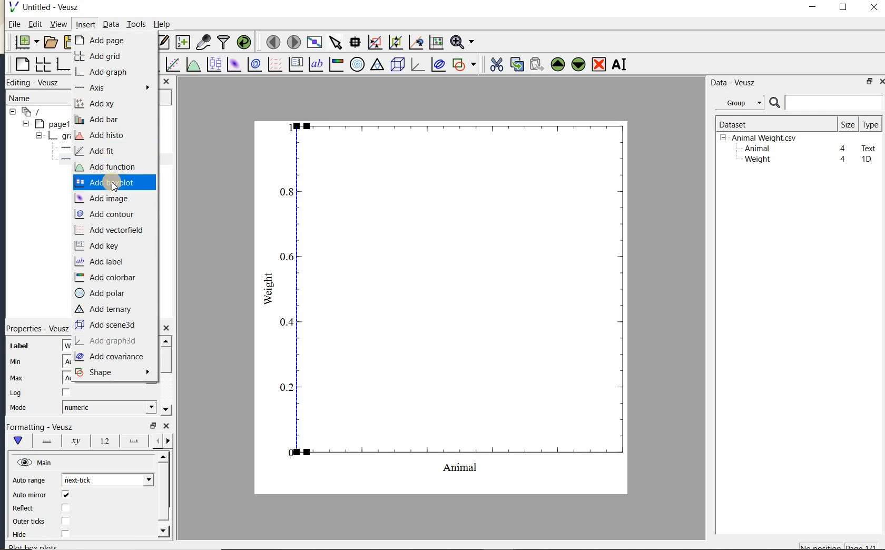  I want to click on 4, so click(843, 149).